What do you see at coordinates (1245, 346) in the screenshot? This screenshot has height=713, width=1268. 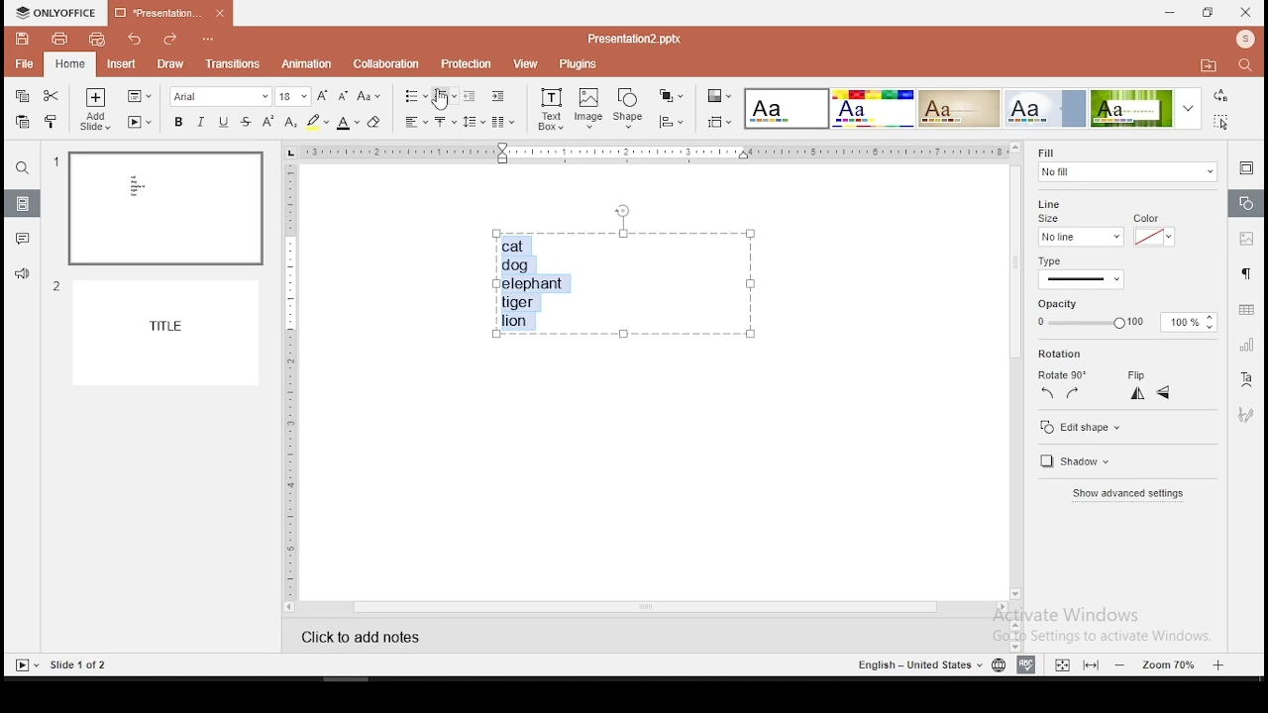 I see `chart settings` at bounding box center [1245, 346].